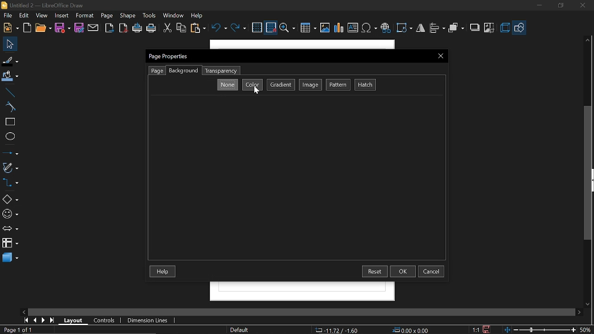 Image resolution: width=594 pixels, height=334 pixels. What do you see at coordinates (169, 57) in the screenshot?
I see `Current window` at bounding box center [169, 57].